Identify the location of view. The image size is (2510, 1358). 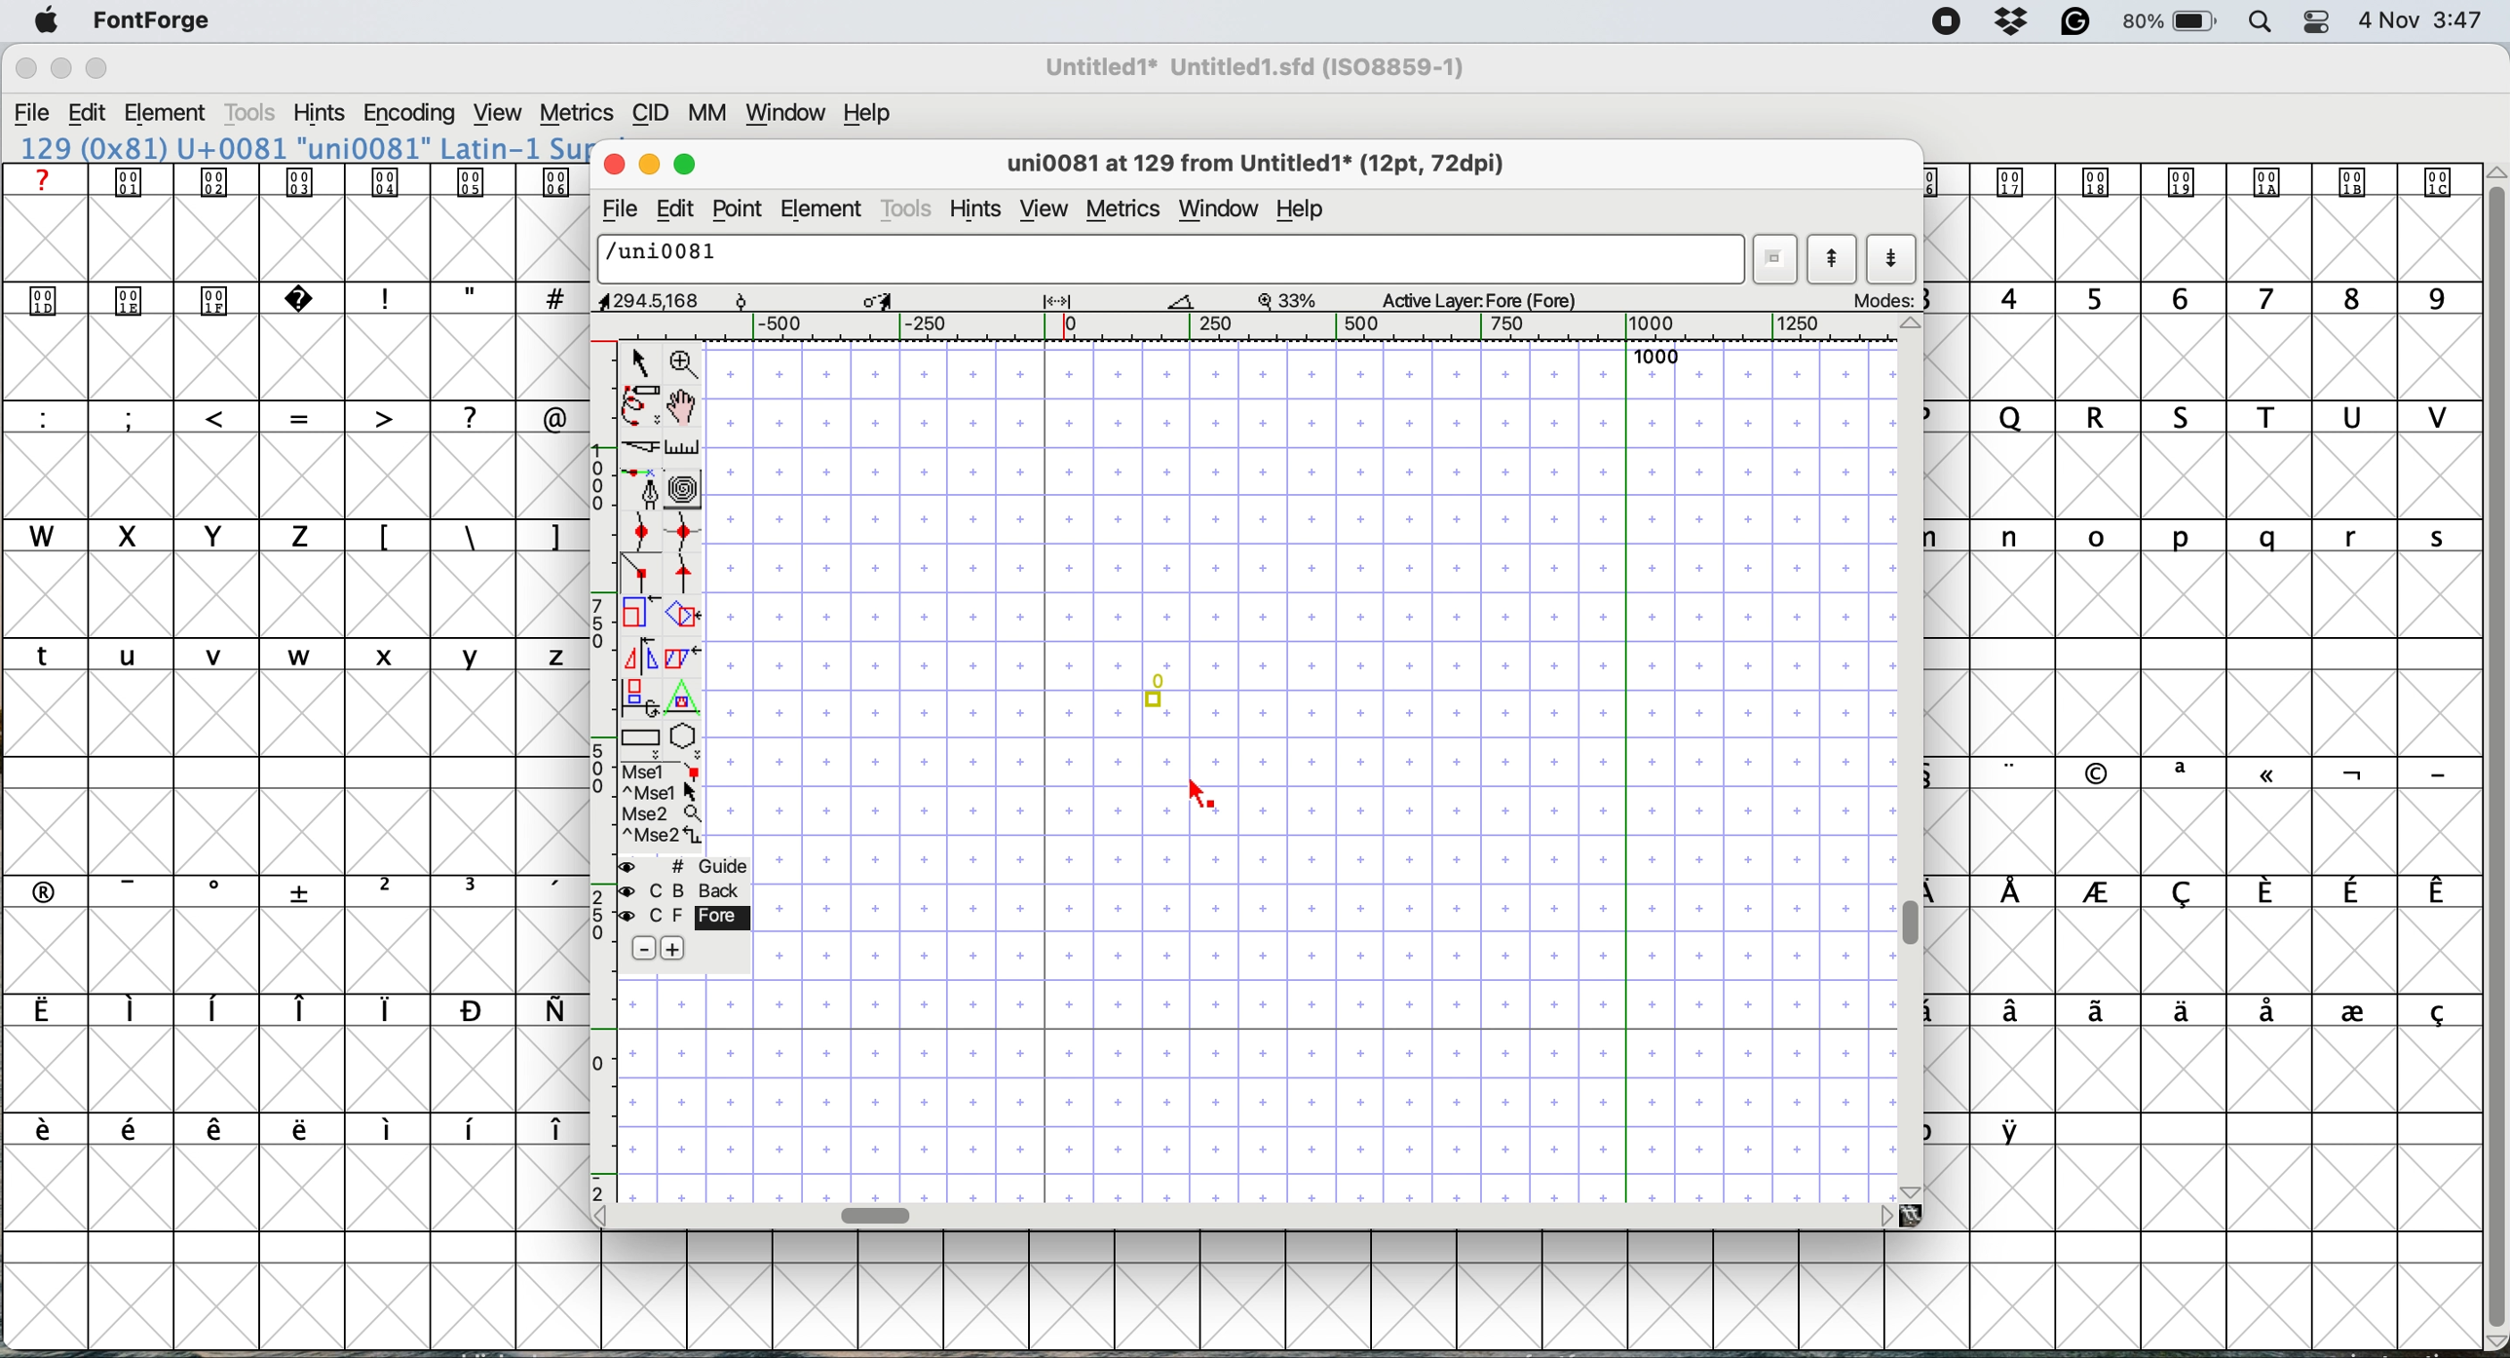
(1044, 202).